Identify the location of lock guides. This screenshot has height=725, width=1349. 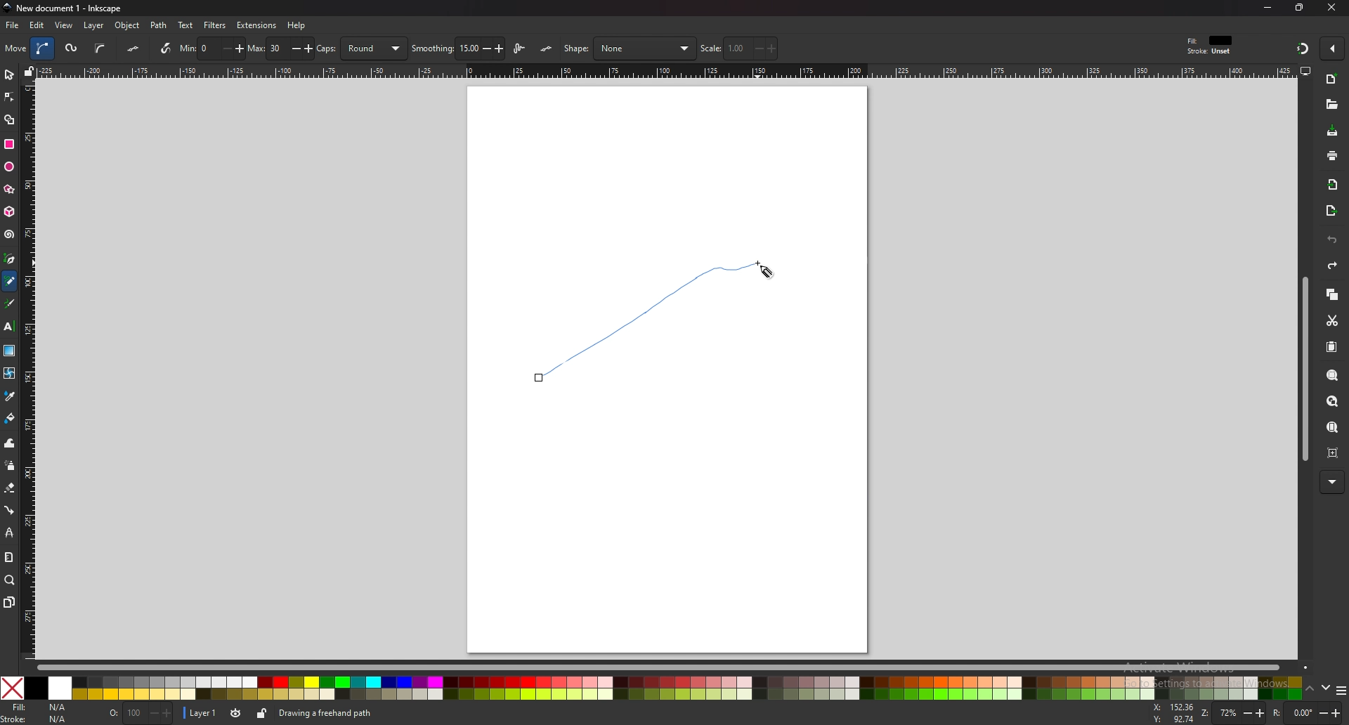
(29, 70).